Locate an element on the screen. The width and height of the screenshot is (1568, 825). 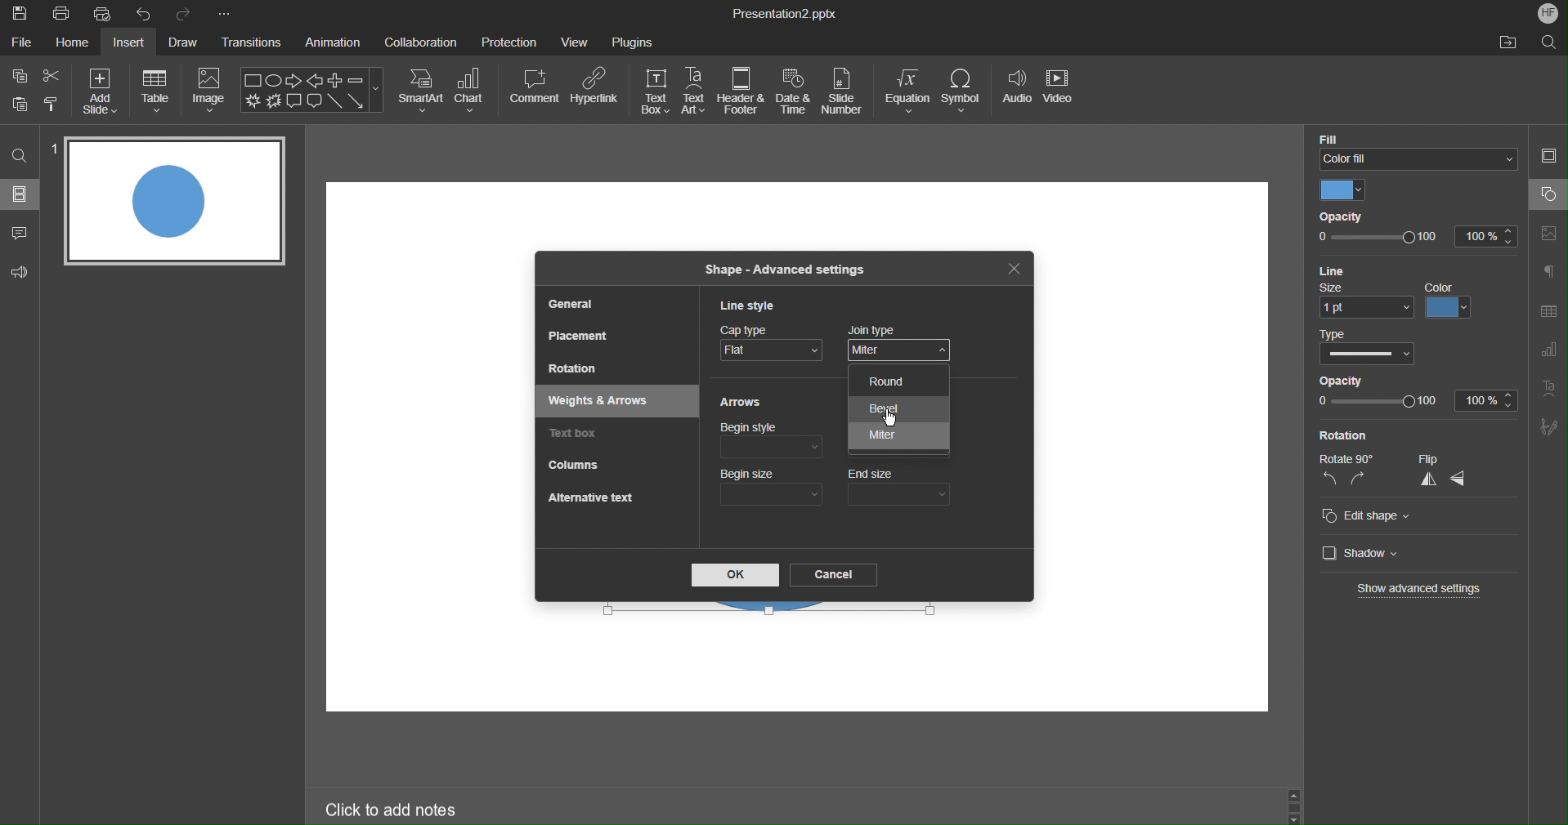
Opacity is located at coordinates (1341, 380).